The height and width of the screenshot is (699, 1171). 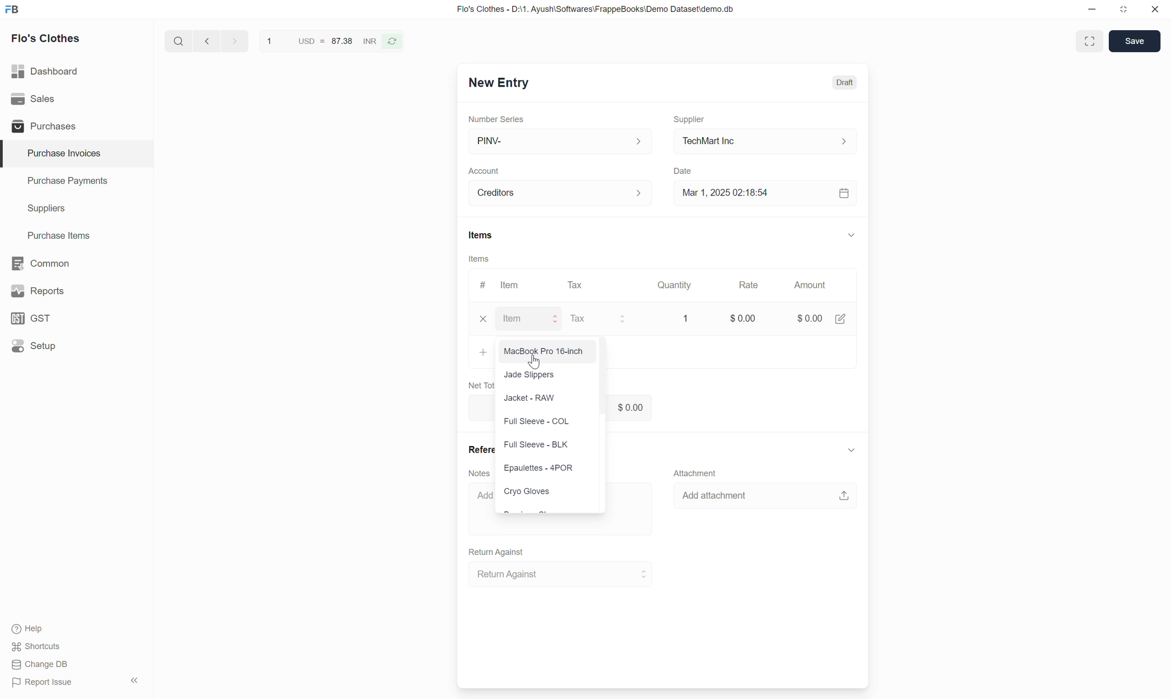 What do you see at coordinates (12, 9) in the screenshot?
I see `Frappe Books logo` at bounding box center [12, 9].